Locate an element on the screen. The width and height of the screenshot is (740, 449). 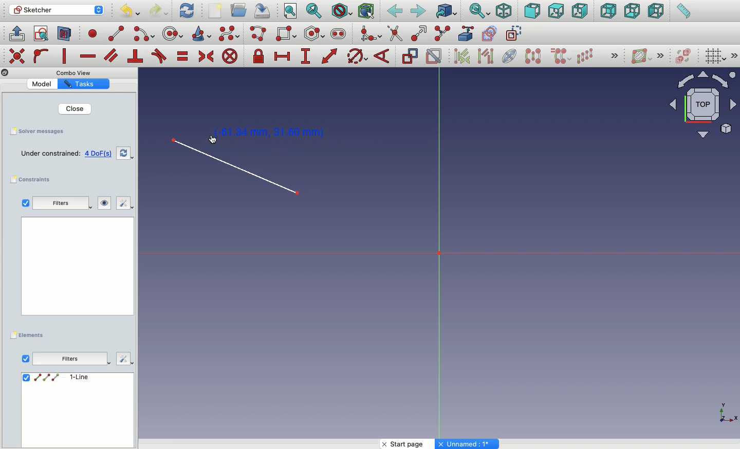
Split edge is located at coordinates (443, 33).